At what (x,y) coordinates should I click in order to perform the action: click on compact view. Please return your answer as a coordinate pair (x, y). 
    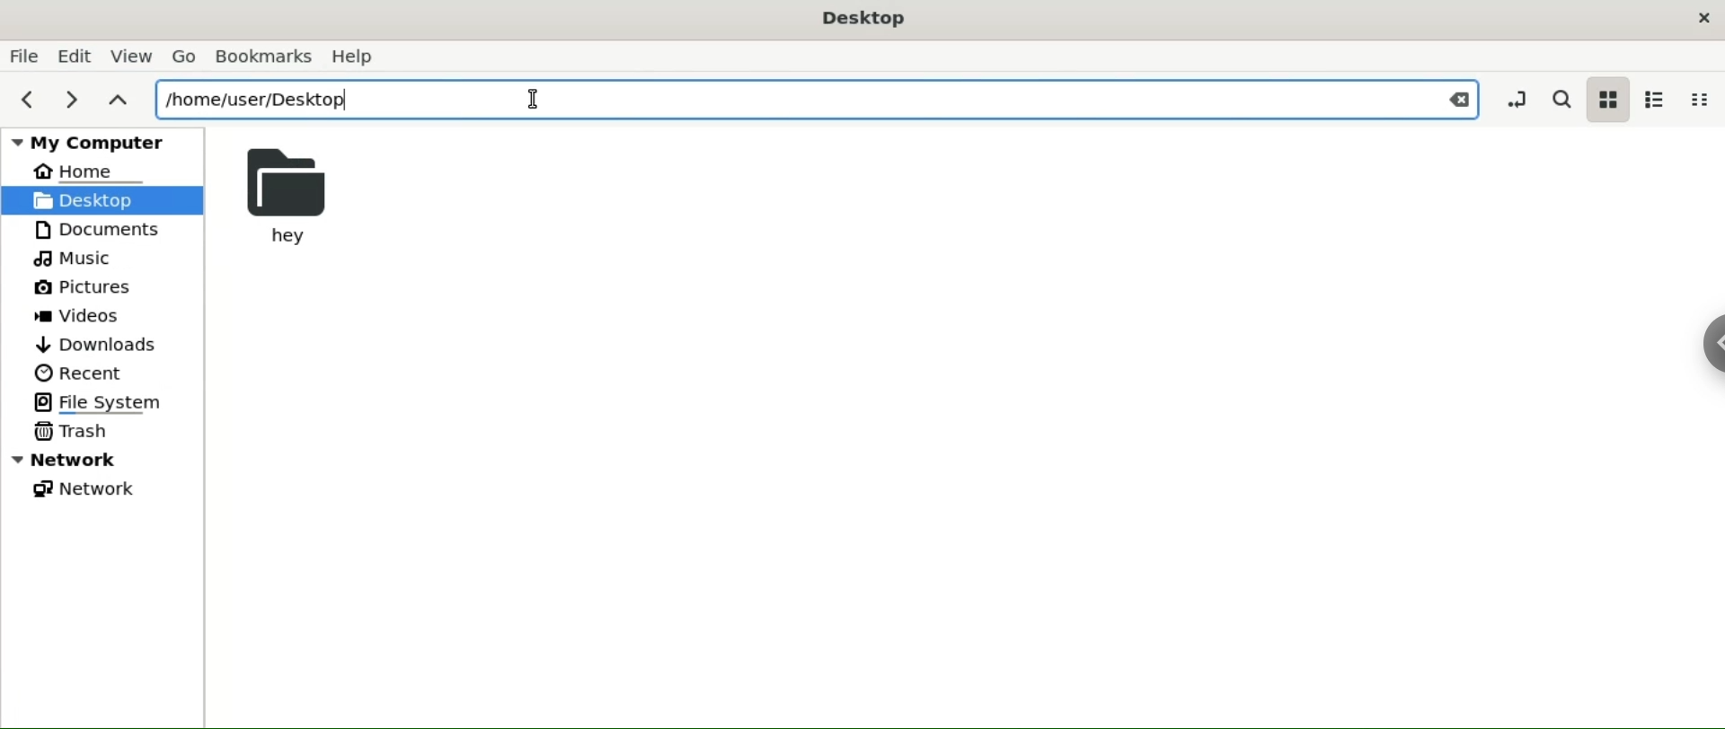
    Looking at the image, I should click on (1699, 100).